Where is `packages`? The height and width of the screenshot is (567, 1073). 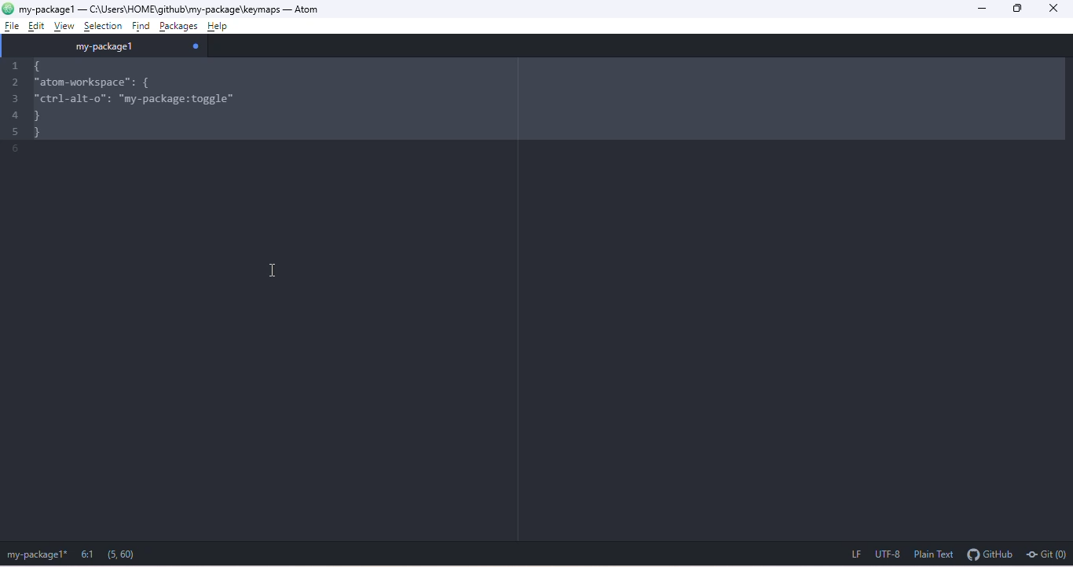
packages is located at coordinates (179, 24).